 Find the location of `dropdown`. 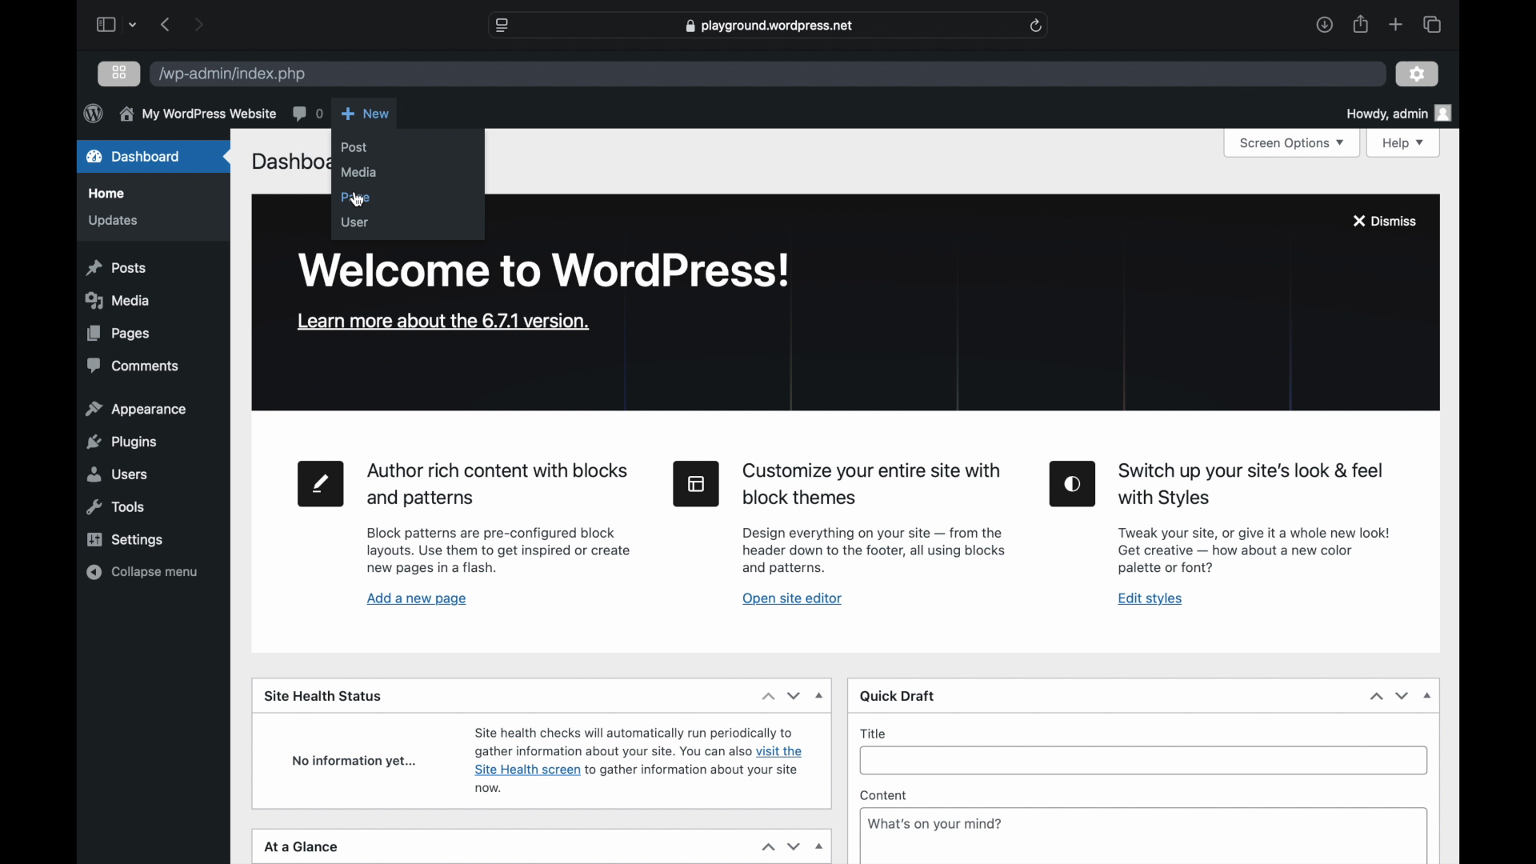

dropdown is located at coordinates (821, 848).